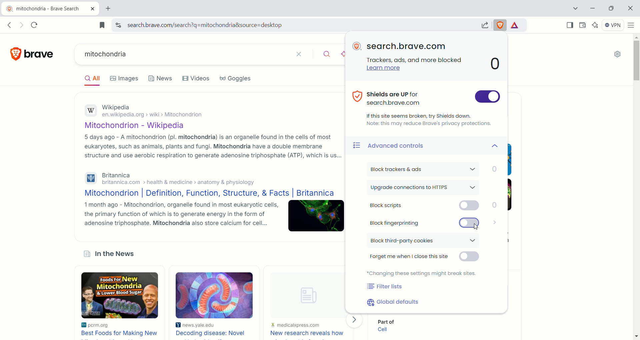  Describe the element at coordinates (161, 78) in the screenshot. I see `News` at that location.